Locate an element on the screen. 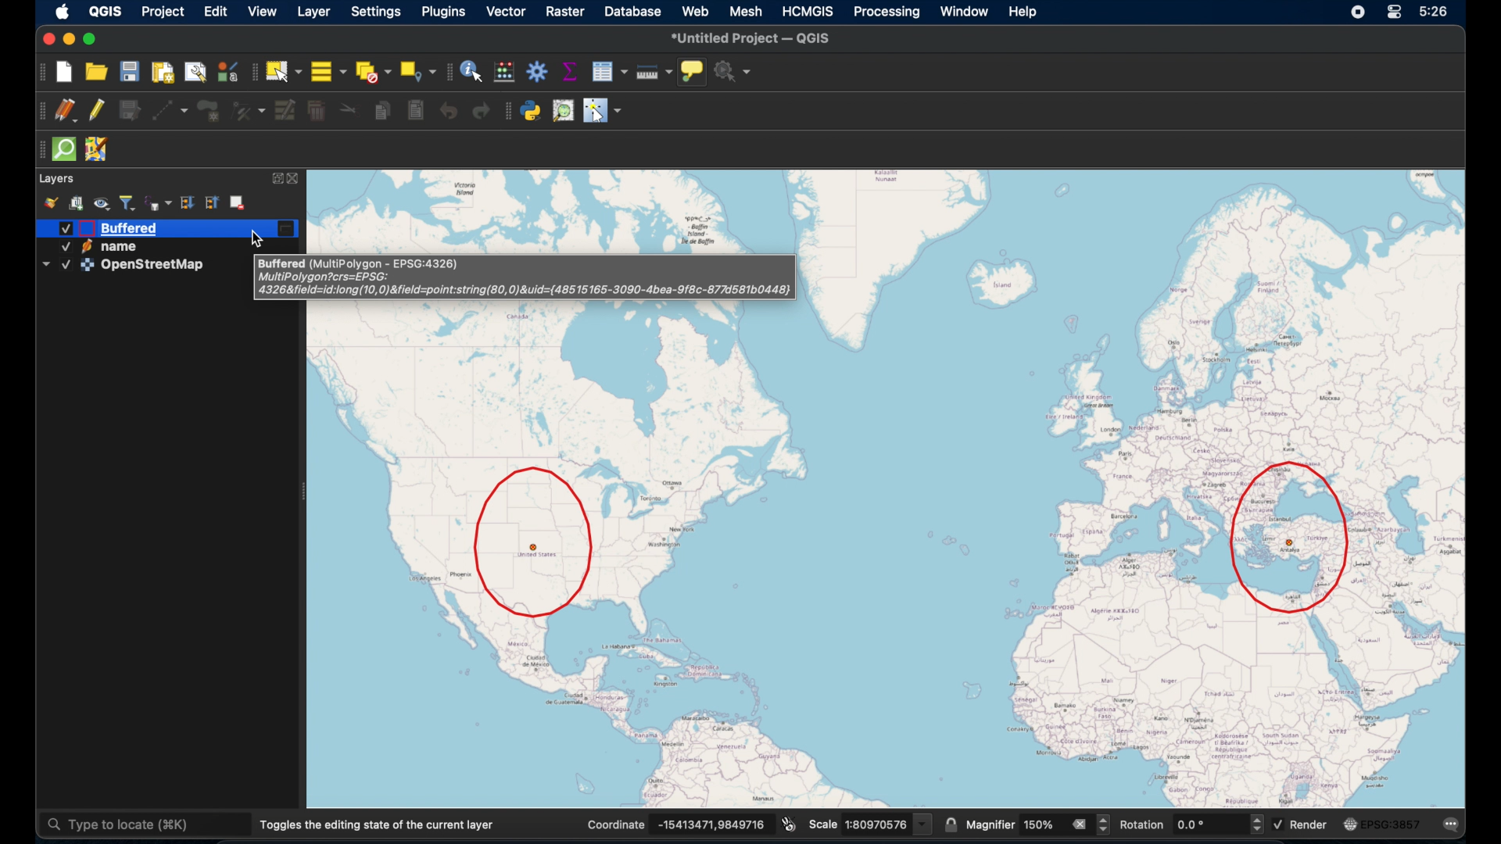  save project is located at coordinates (129, 71).